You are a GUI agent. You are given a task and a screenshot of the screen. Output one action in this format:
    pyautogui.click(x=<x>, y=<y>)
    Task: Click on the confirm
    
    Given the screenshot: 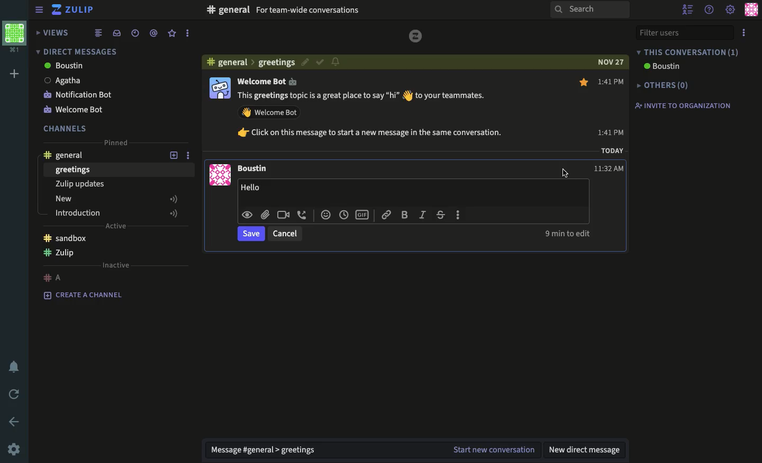 What is the action you would take?
    pyautogui.click(x=320, y=63)
    